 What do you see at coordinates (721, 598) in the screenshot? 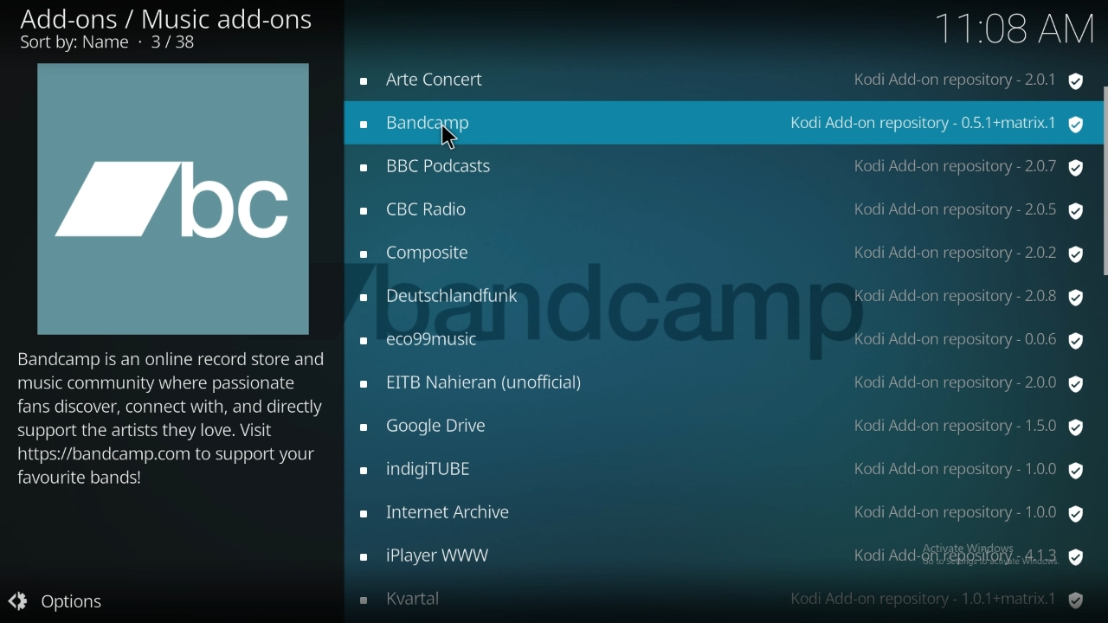
I see `add on` at bounding box center [721, 598].